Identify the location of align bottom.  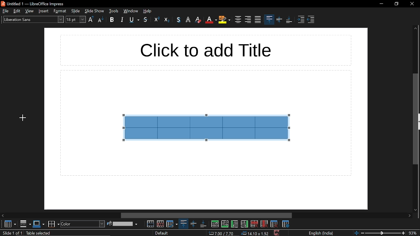
(202, 224).